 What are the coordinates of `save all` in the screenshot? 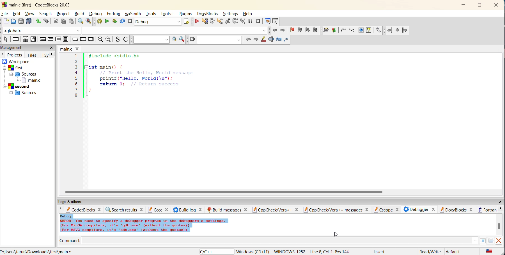 It's located at (29, 22).